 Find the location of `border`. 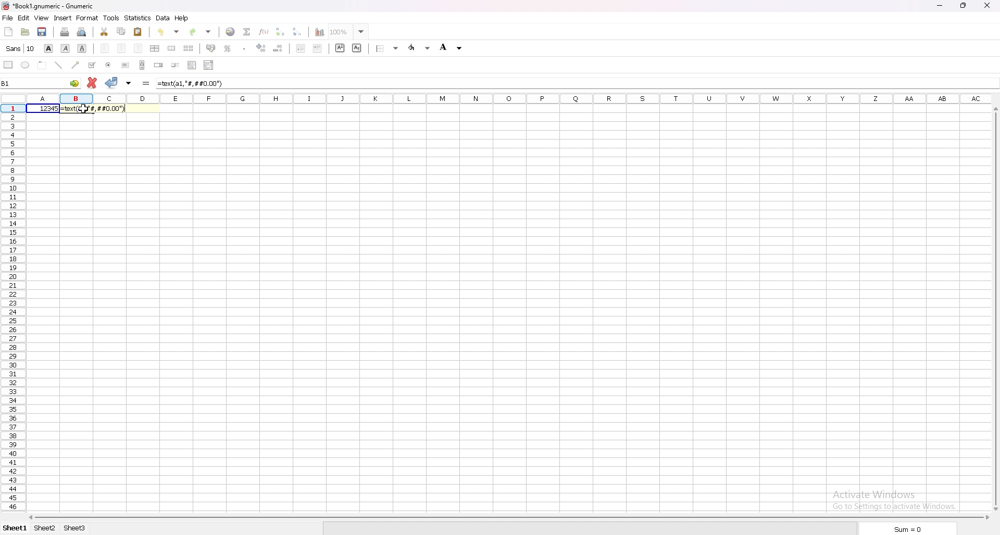

border is located at coordinates (387, 48).